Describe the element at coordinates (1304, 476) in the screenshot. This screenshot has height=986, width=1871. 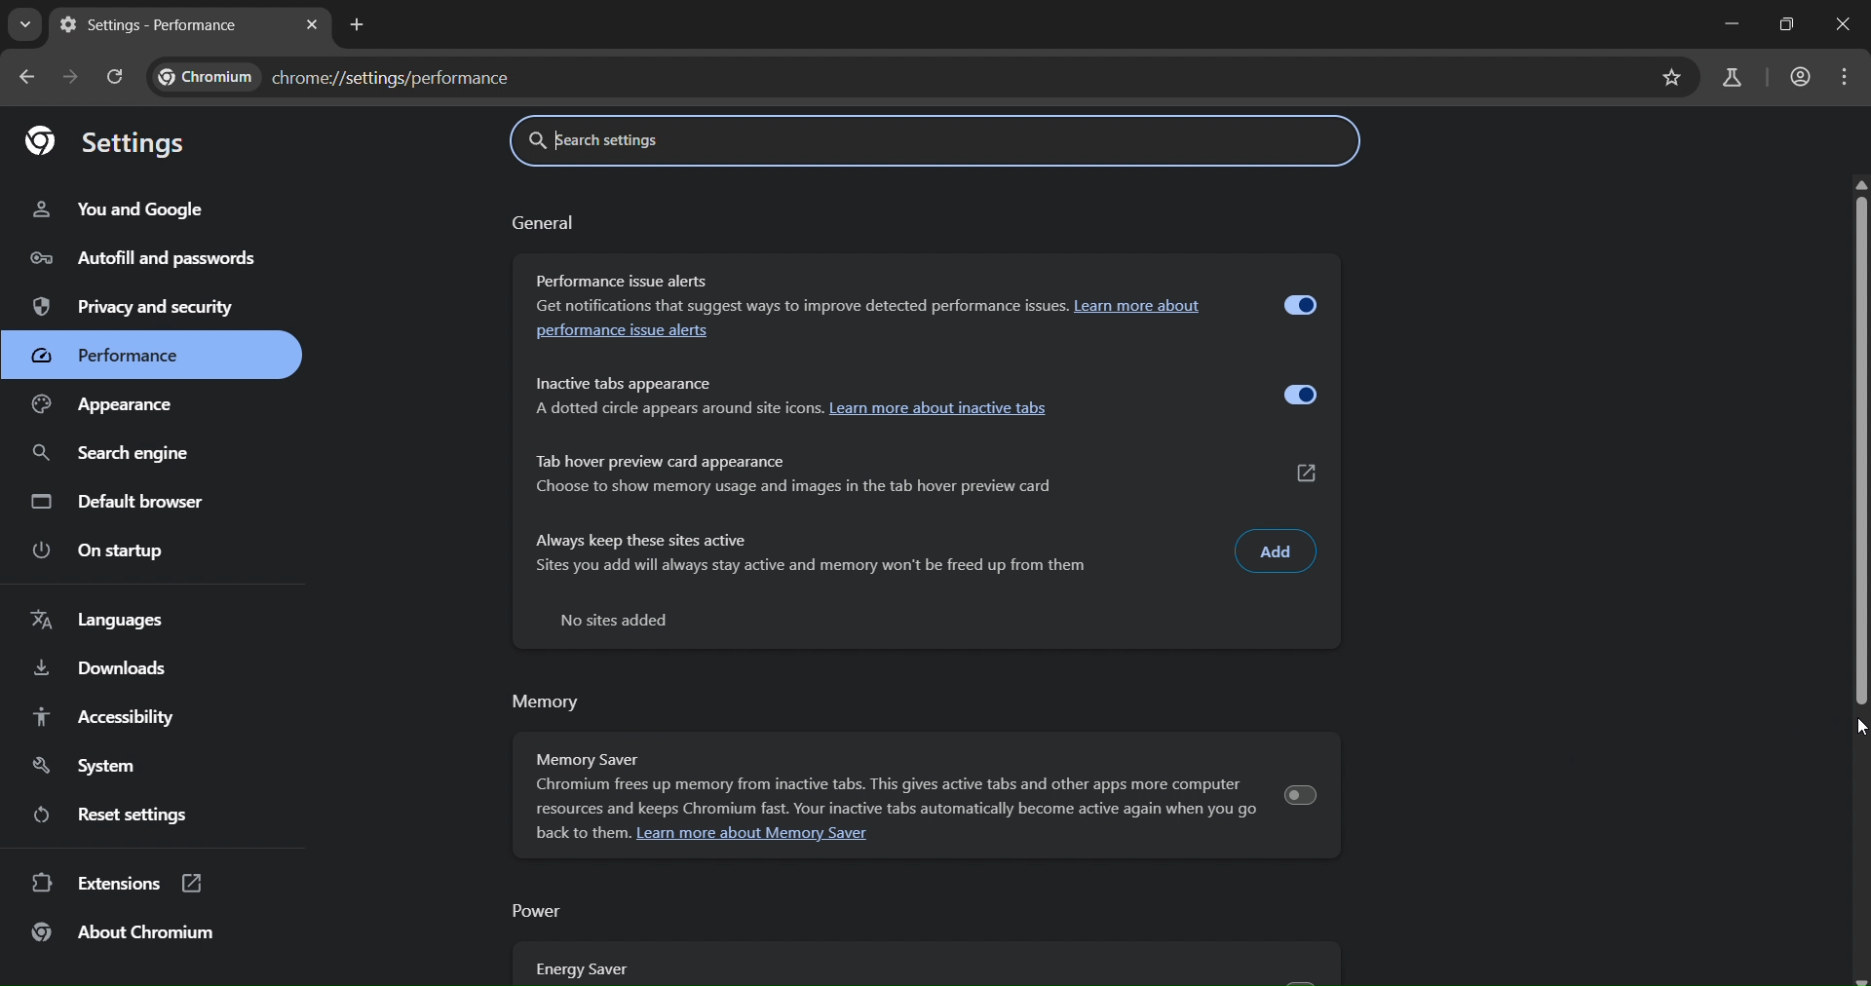
I see `external link` at that location.